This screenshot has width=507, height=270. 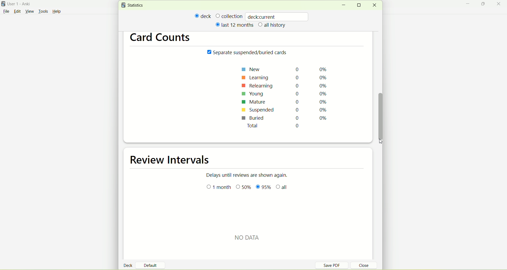 What do you see at coordinates (290, 127) in the screenshot?
I see `total 0 0%` at bounding box center [290, 127].